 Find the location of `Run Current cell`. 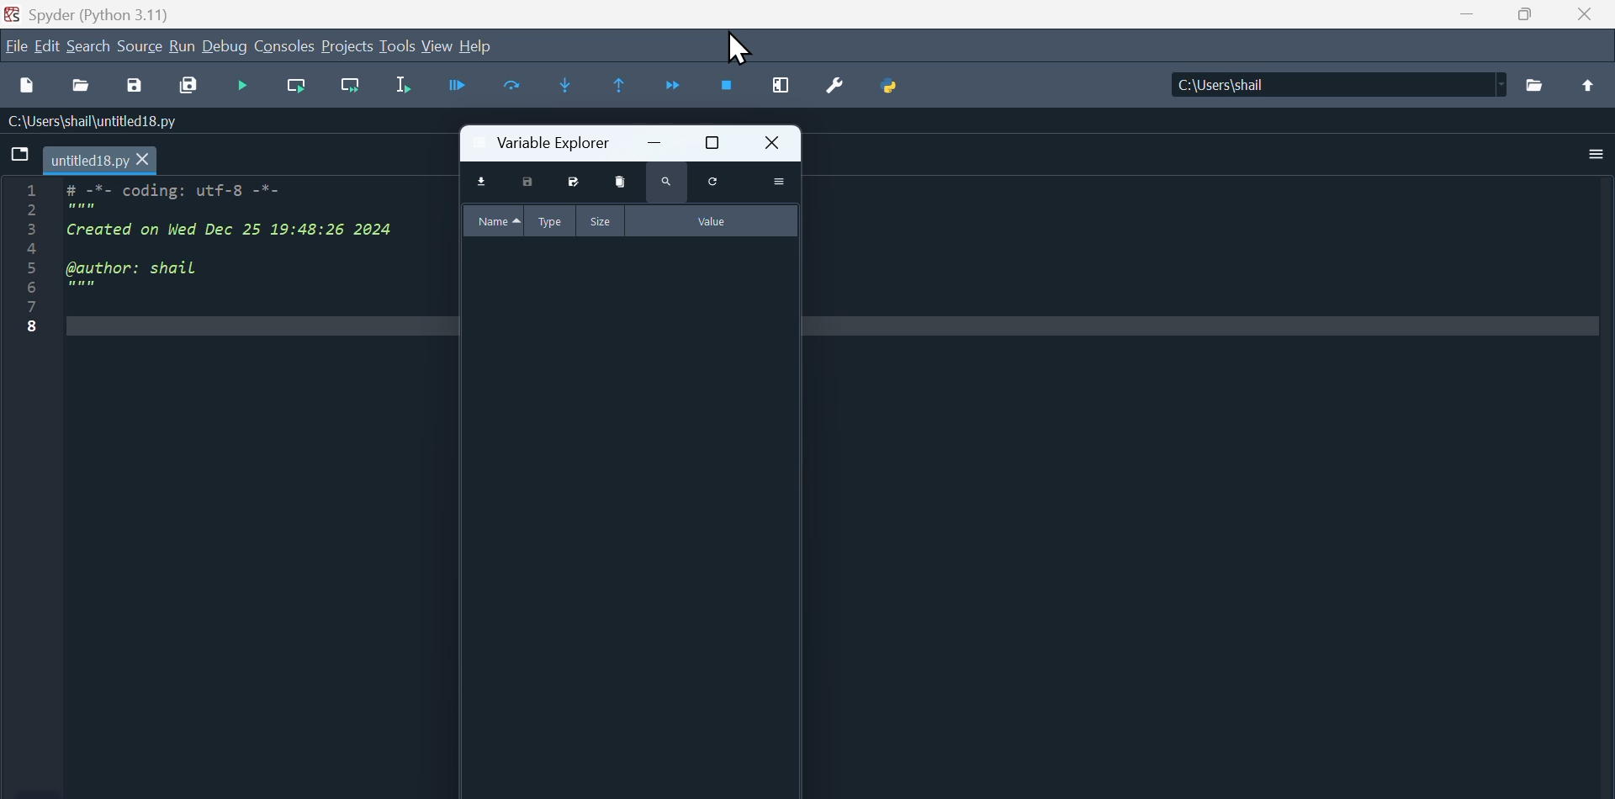

Run Current cell is located at coordinates (301, 87).